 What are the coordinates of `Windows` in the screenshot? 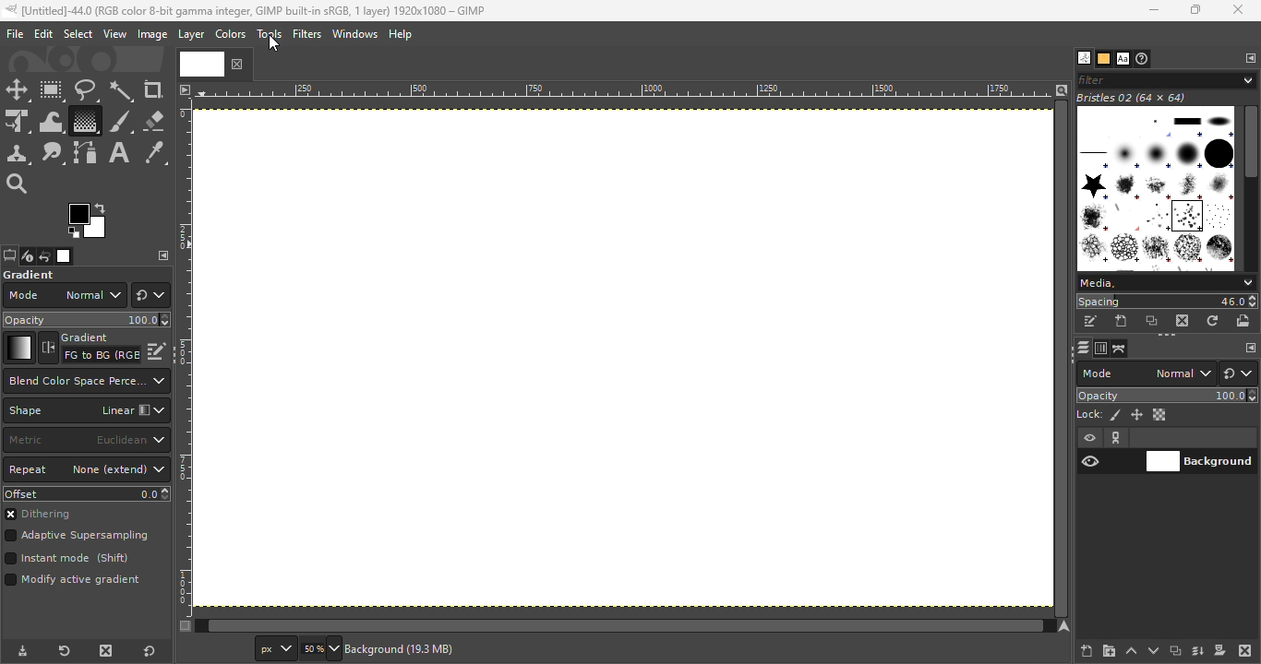 It's located at (354, 34).